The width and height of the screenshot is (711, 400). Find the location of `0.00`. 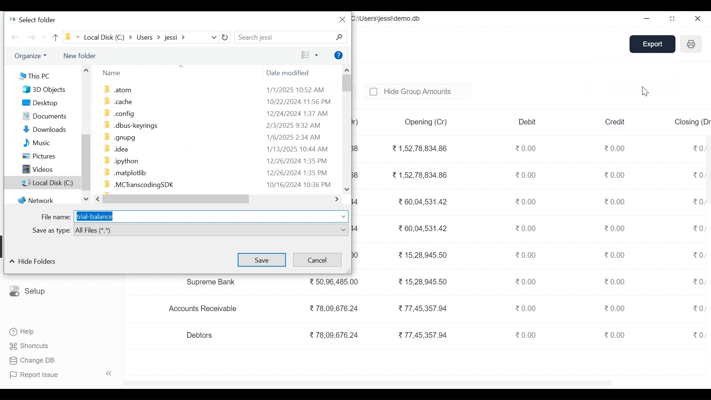

0.00 is located at coordinates (524, 201).